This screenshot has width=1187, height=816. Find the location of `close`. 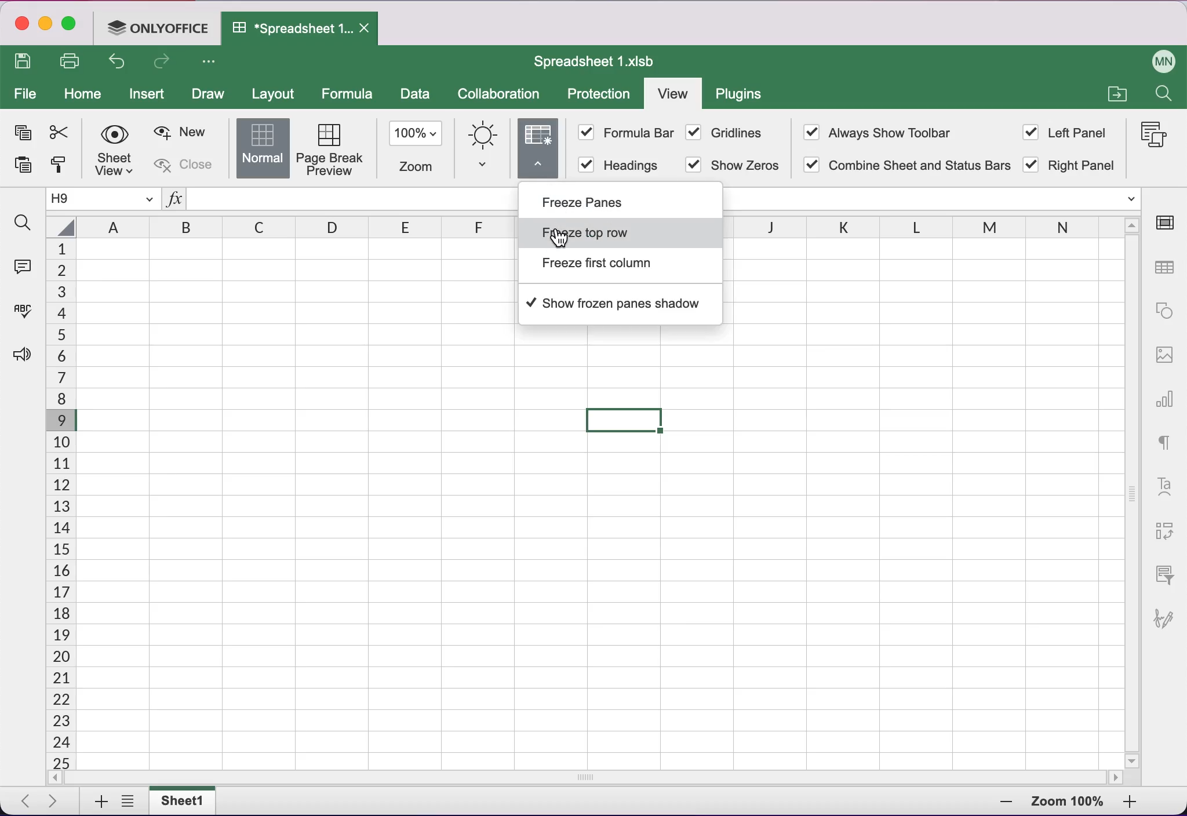

close is located at coordinates (188, 165).